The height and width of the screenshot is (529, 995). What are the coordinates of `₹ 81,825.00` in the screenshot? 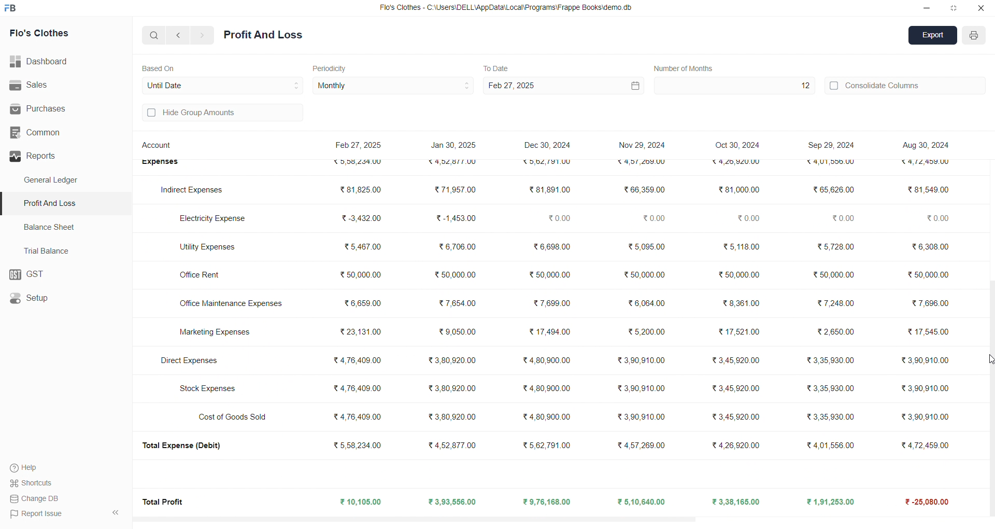 It's located at (358, 189).